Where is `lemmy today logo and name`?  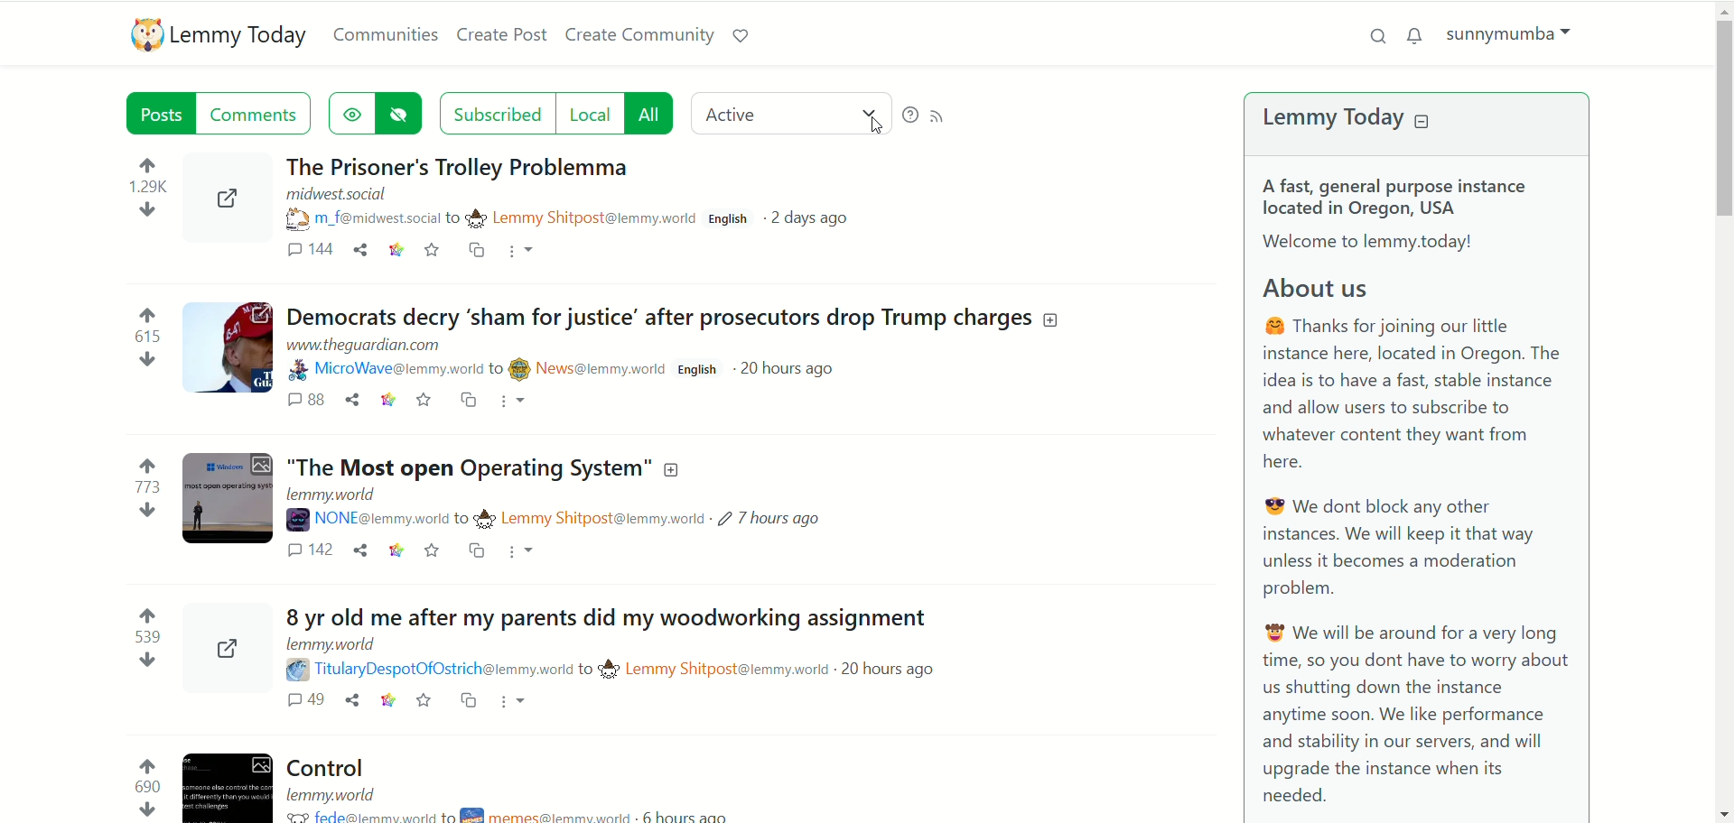 lemmy today logo and name is located at coordinates (216, 35).